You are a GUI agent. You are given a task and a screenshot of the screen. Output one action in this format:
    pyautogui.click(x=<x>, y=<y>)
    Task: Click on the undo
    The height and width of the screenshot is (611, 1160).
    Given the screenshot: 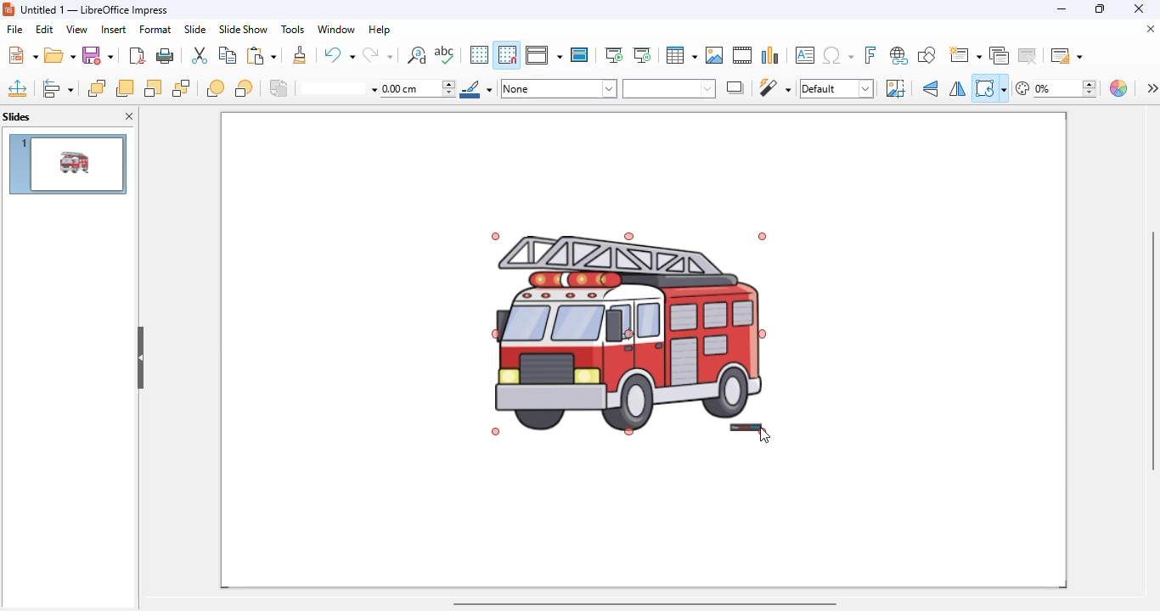 What is the action you would take?
    pyautogui.click(x=338, y=53)
    